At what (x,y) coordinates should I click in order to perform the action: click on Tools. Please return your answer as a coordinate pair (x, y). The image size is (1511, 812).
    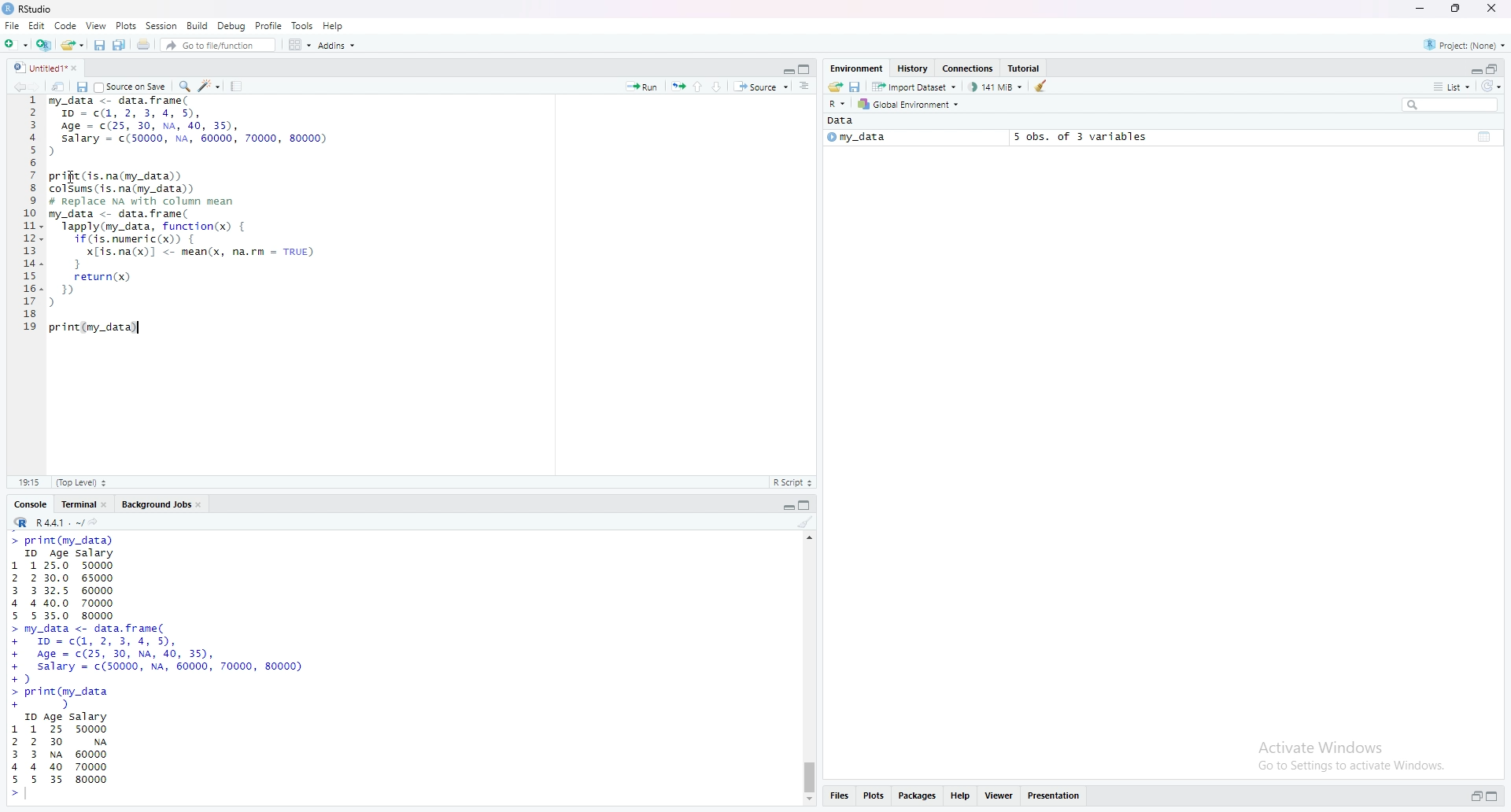
    Looking at the image, I should click on (303, 24).